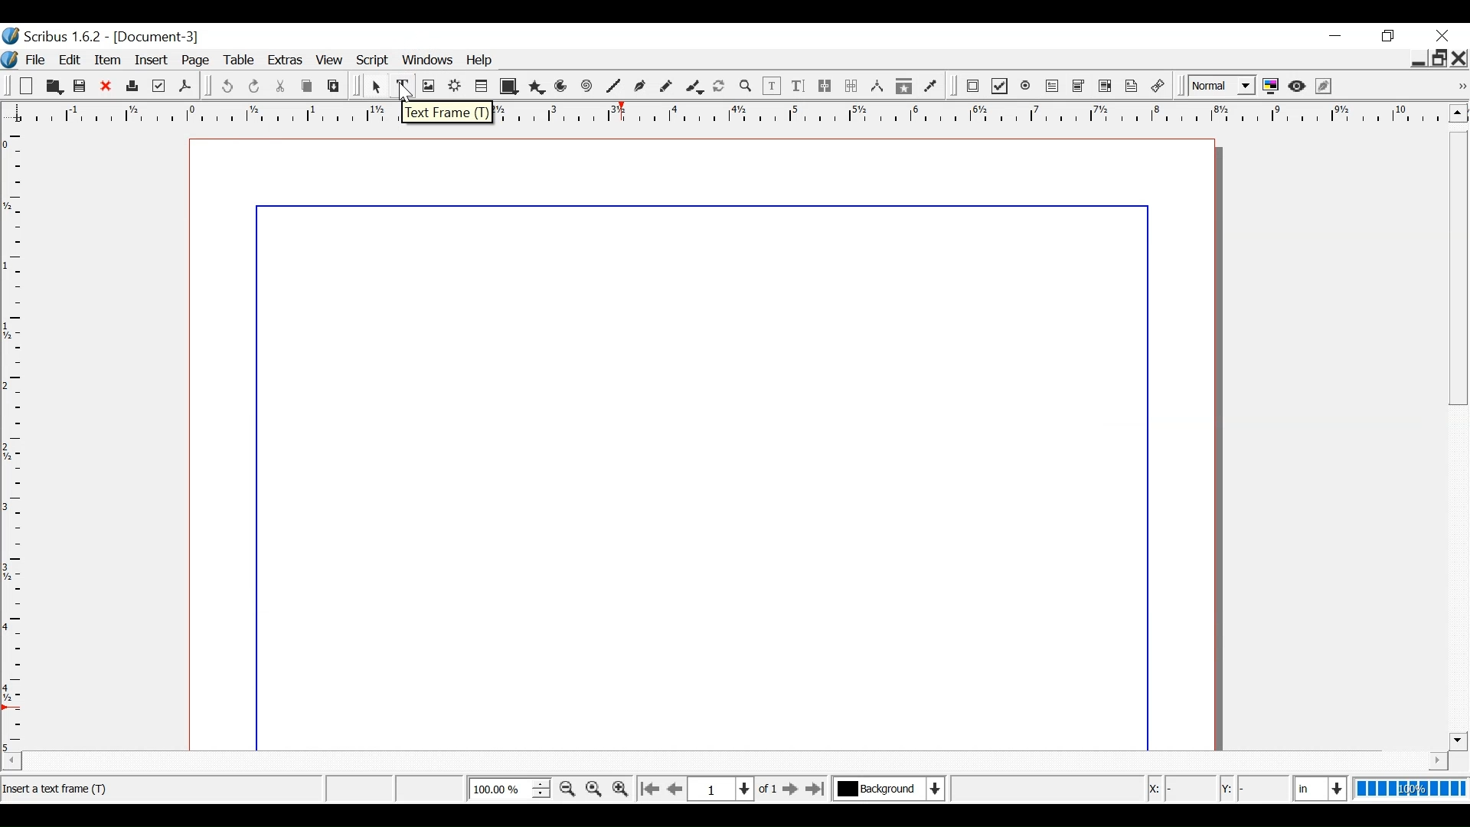 This screenshot has height=827, width=1470. What do you see at coordinates (483, 60) in the screenshot?
I see `Help` at bounding box center [483, 60].